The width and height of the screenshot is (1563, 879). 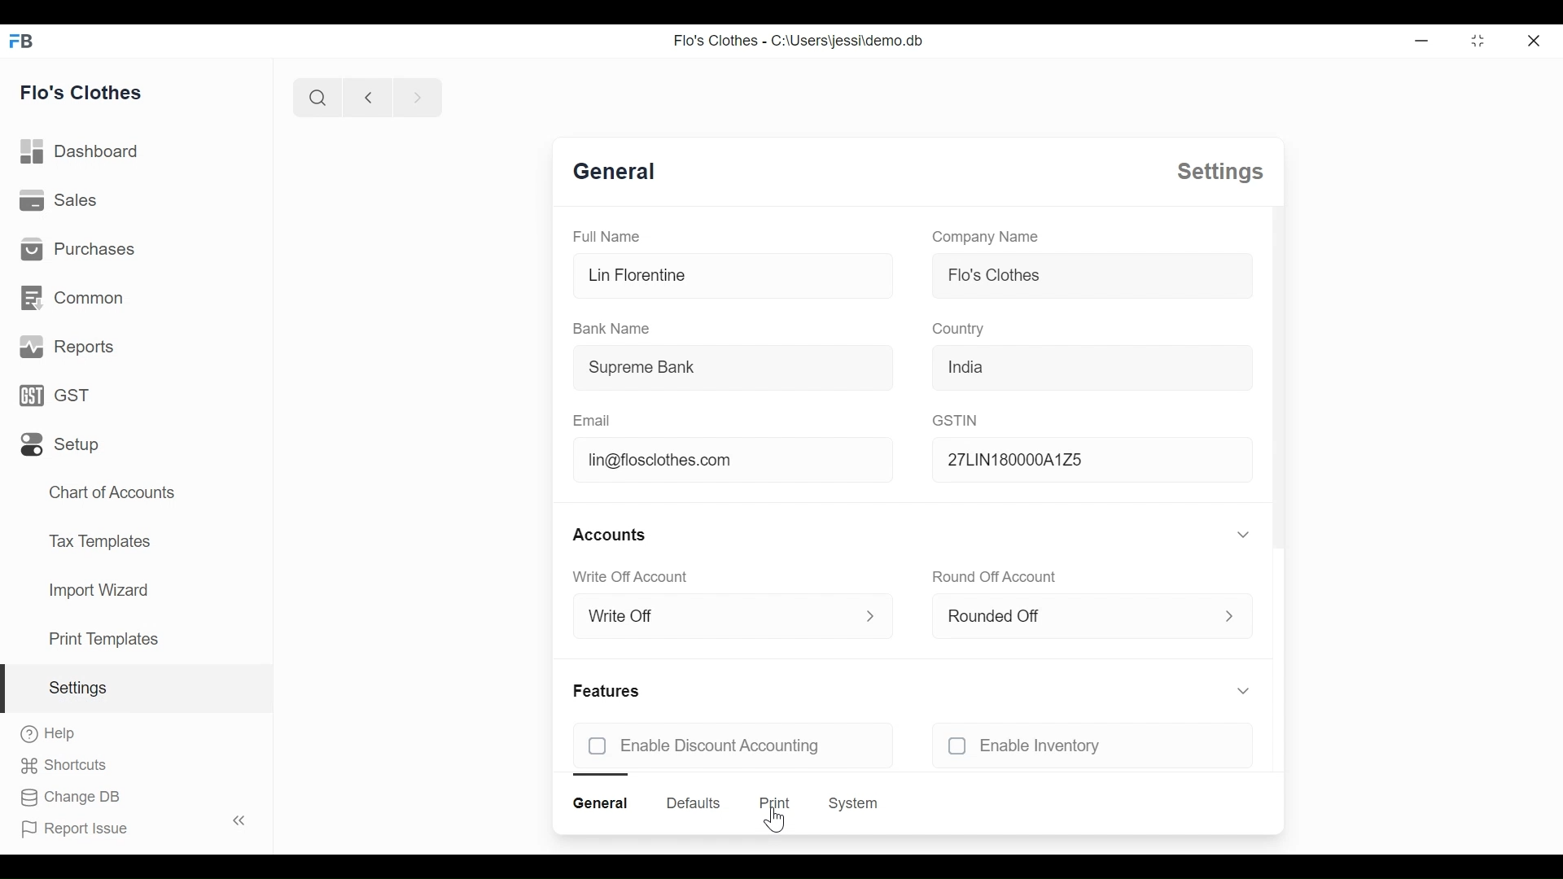 I want to click on account information, so click(x=872, y=616).